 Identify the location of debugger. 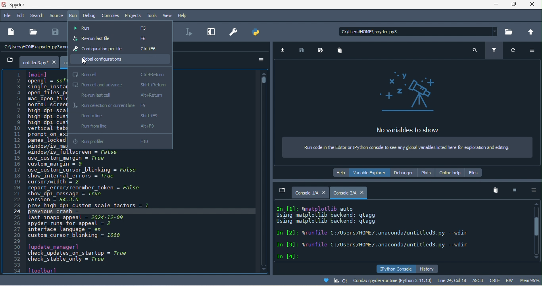
(403, 173).